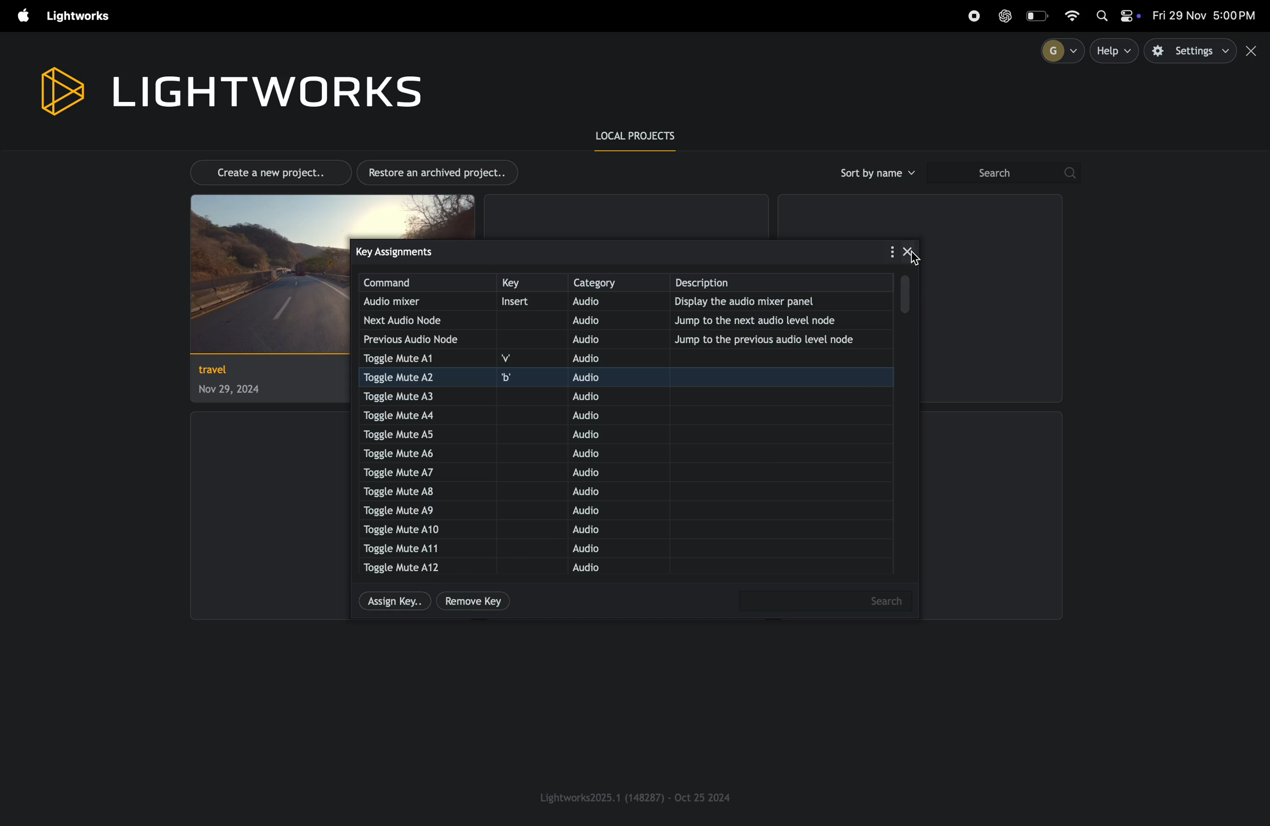 The image size is (1270, 826). I want to click on restore archived projects, so click(442, 172).